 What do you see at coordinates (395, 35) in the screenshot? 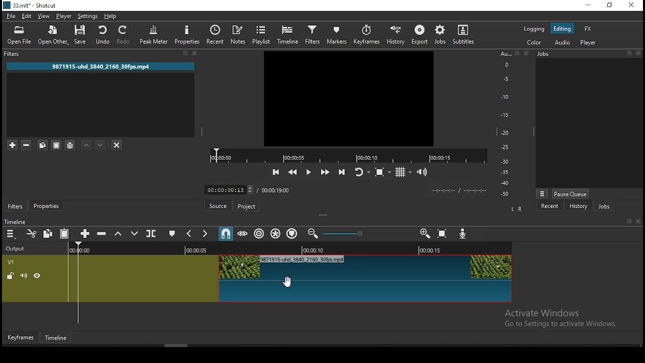
I see `history` at bounding box center [395, 35].